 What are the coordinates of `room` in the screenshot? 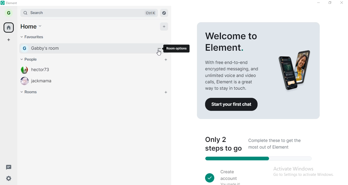 It's located at (32, 94).